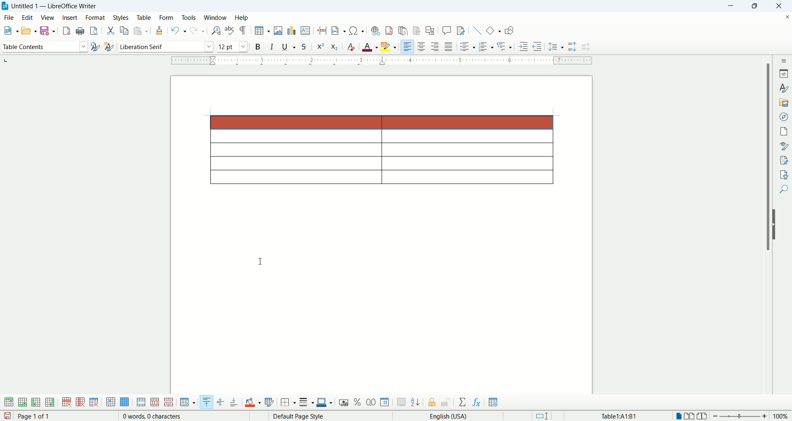 The width and height of the screenshot is (792, 421). What do you see at coordinates (620, 416) in the screenshot?
I see `table1` at bounding box center [620, 416].